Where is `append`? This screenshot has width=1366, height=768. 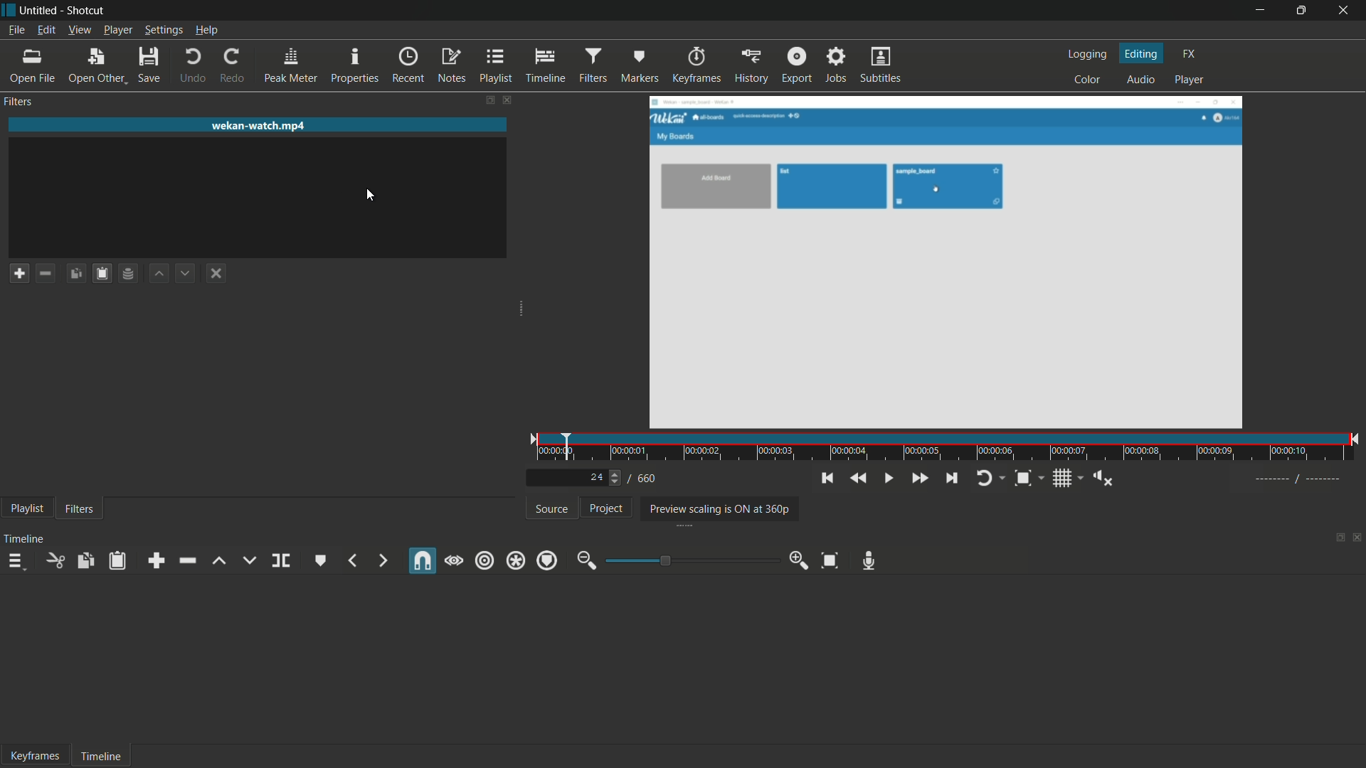
append is located at coordinates (156, 560).